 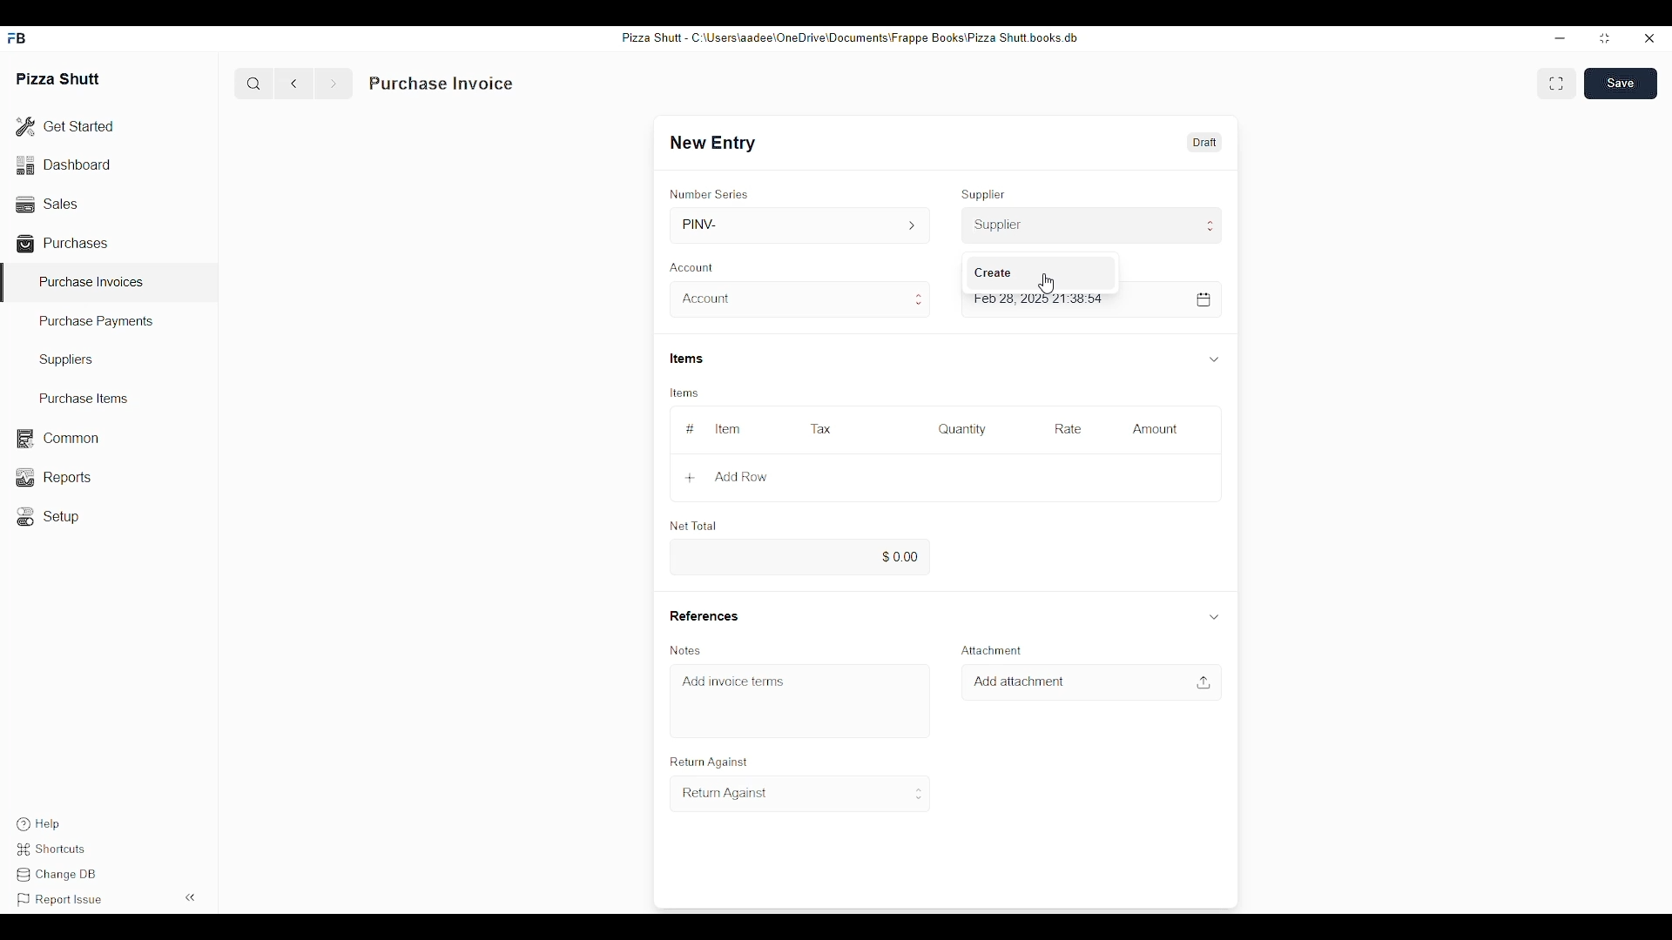 What do you see at coordinates (192, 896) in the screenshot?
I see `<<` at bounding box center [192, 896].